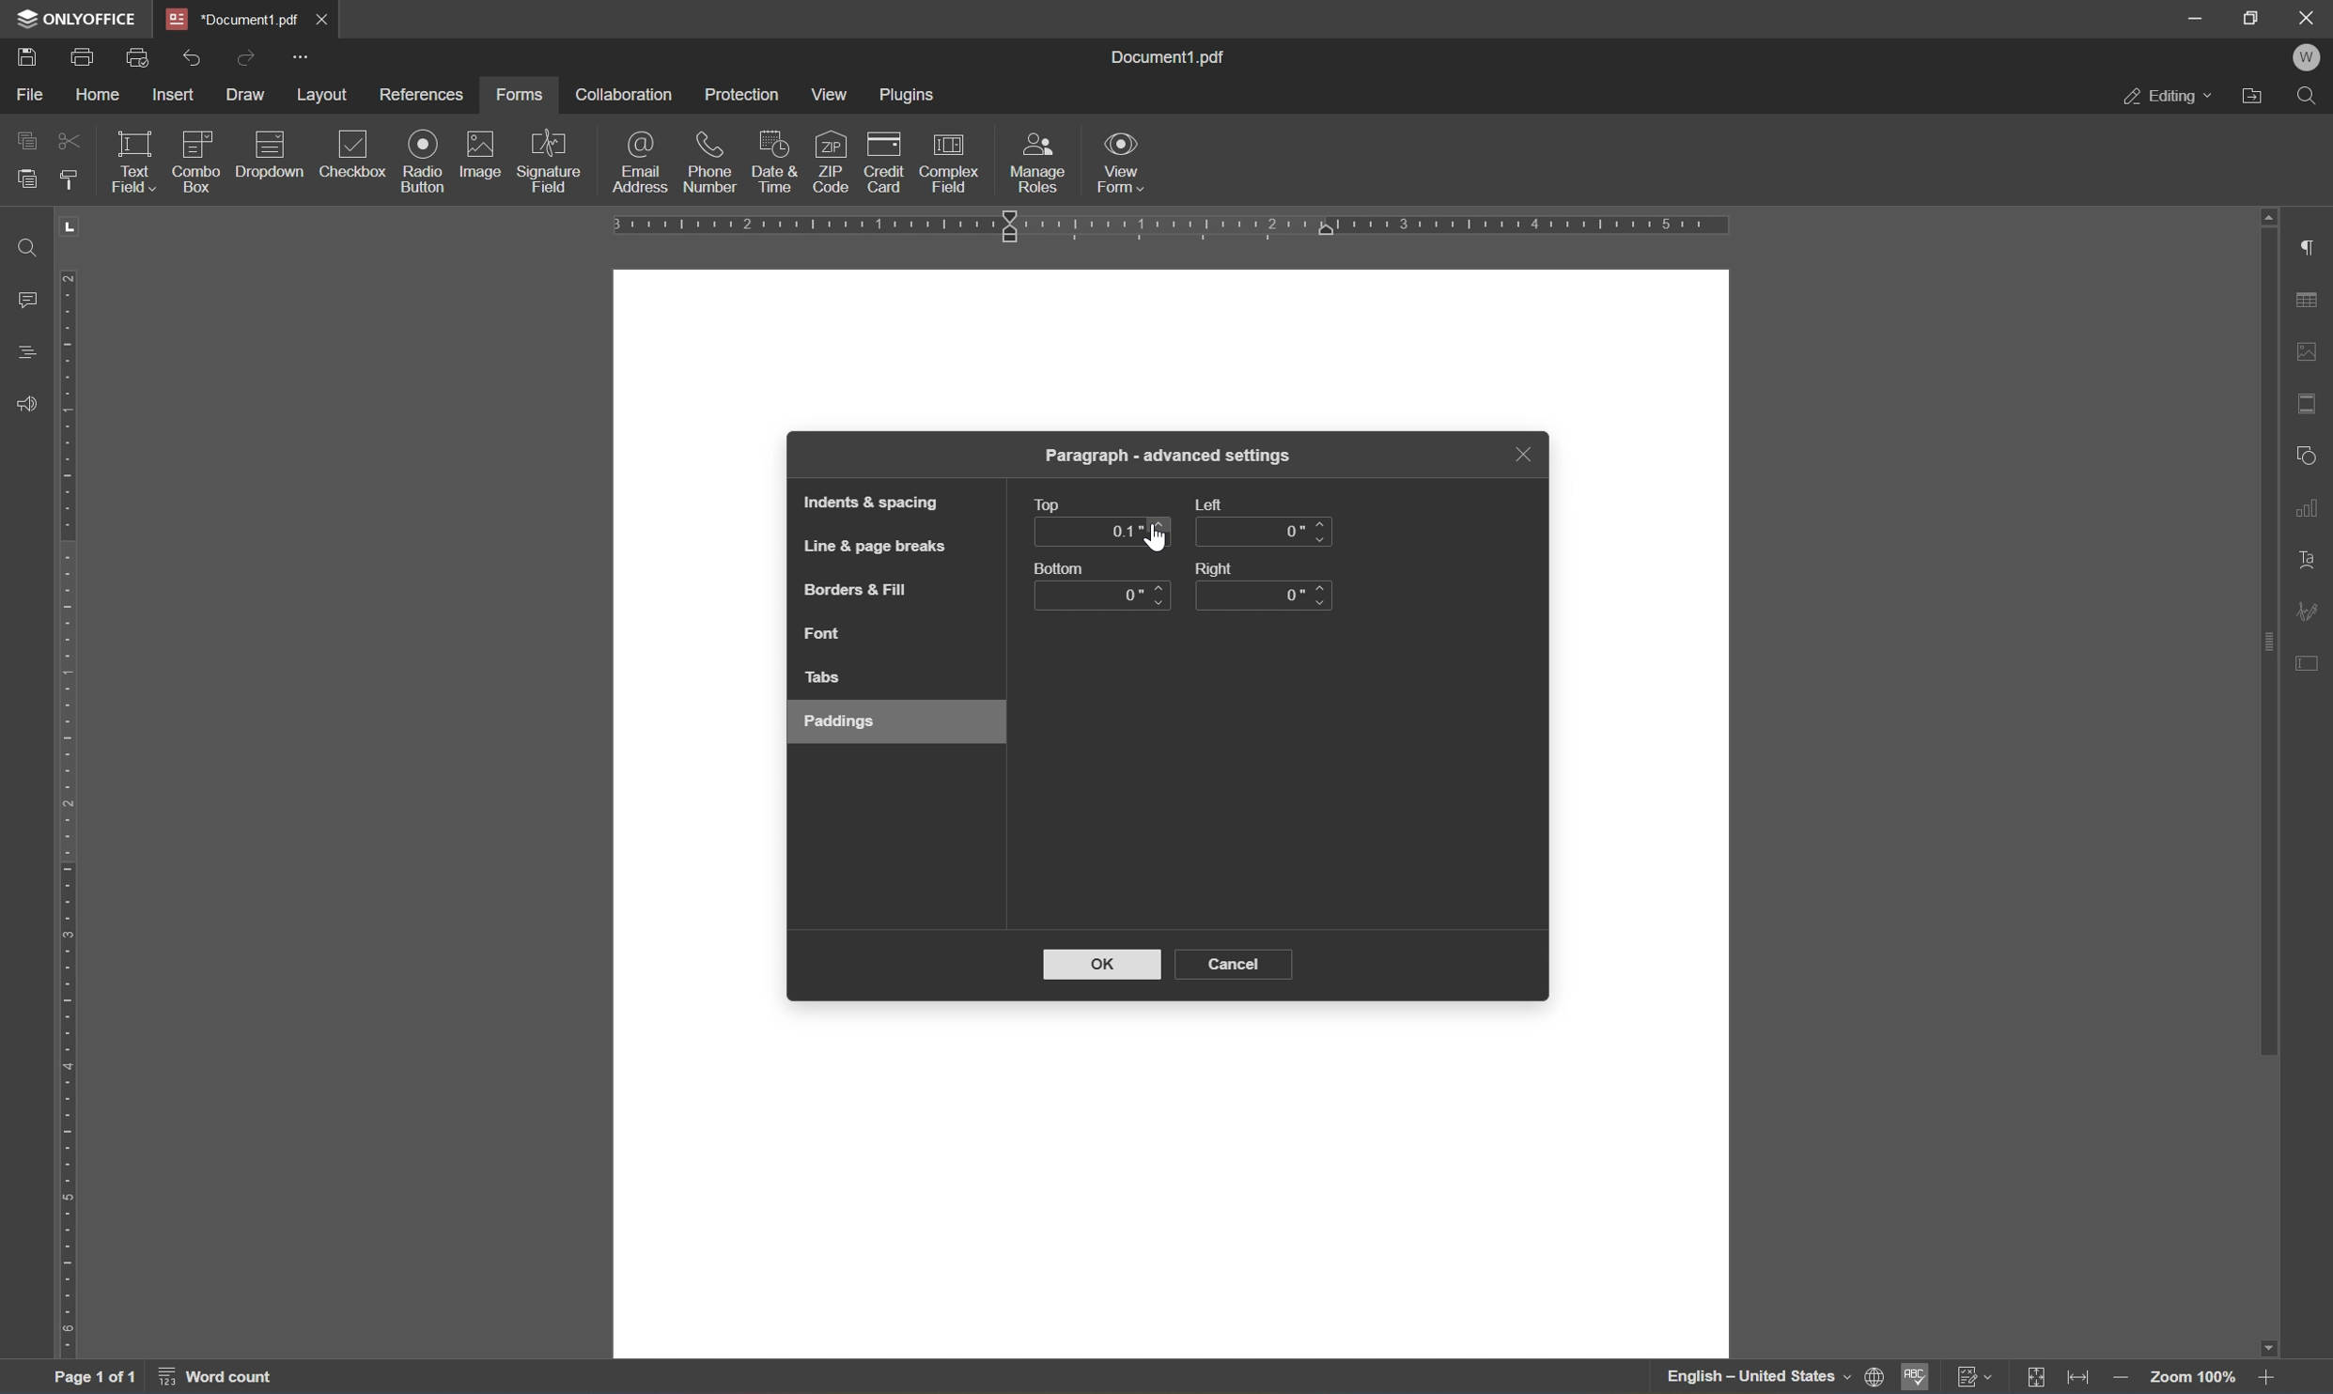  I want to click on 0, so click(1133, 601).